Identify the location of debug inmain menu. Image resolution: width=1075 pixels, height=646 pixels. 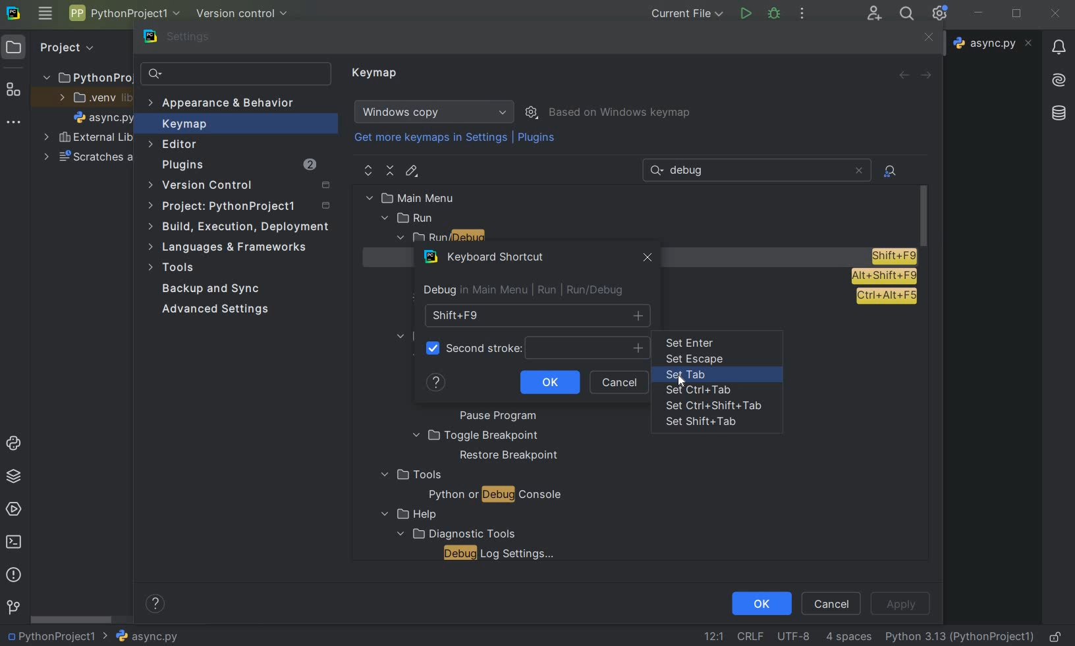
(472, 291).